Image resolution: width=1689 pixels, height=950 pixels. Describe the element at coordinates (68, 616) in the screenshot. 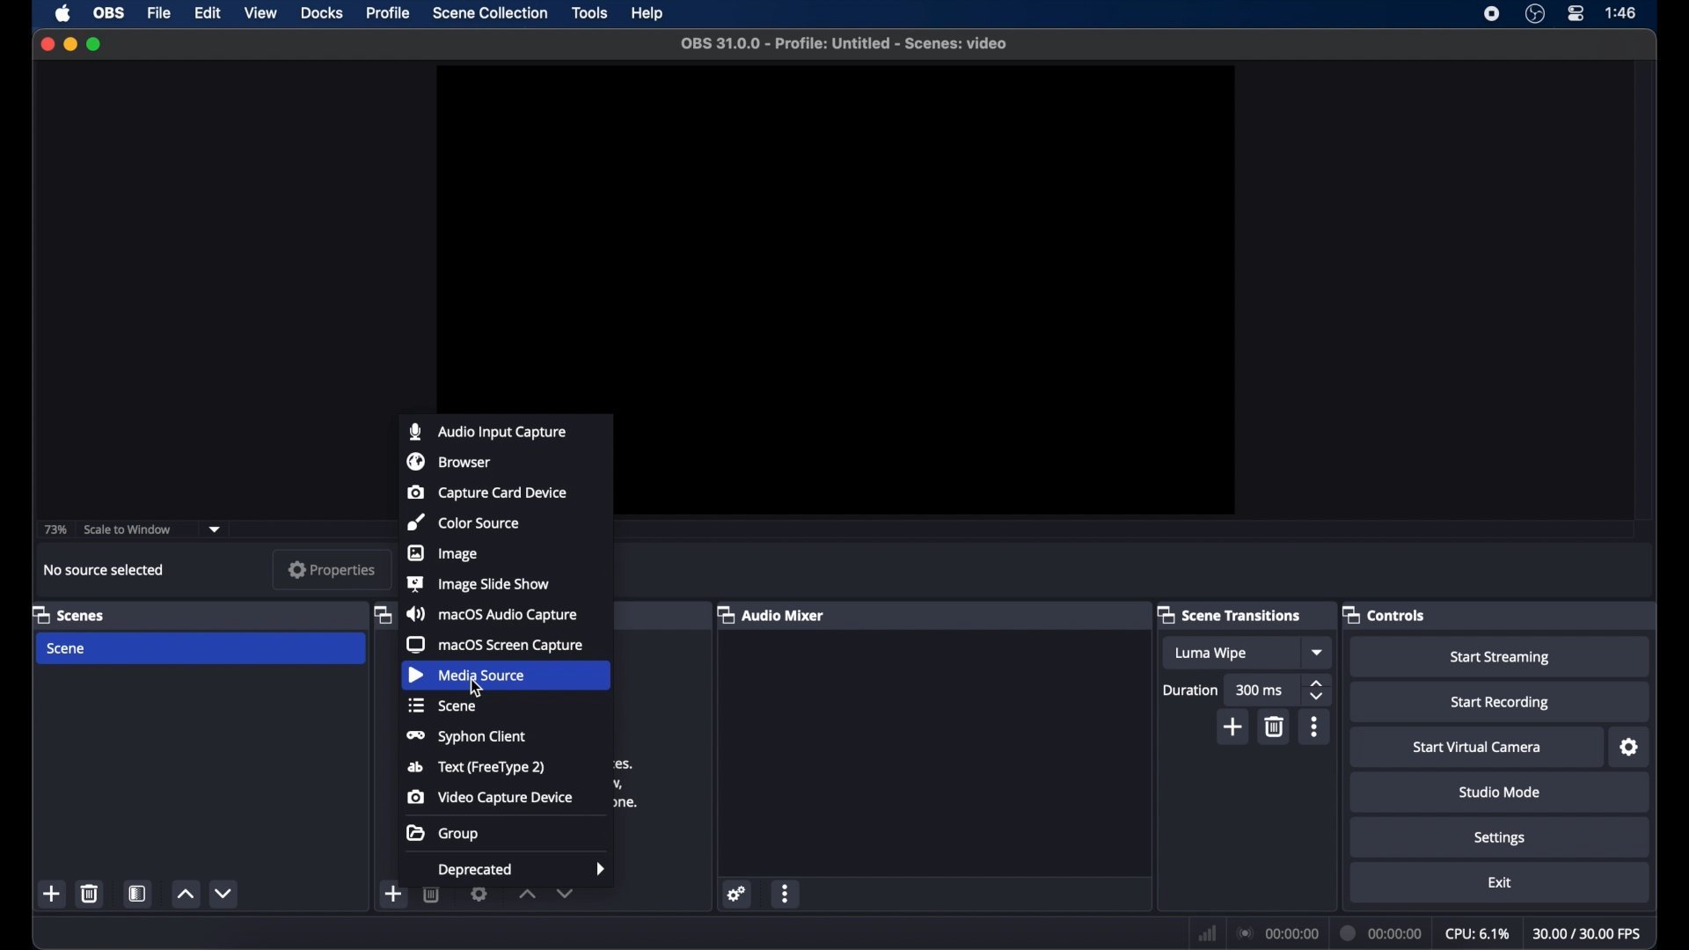

I see `scenes` at that location.